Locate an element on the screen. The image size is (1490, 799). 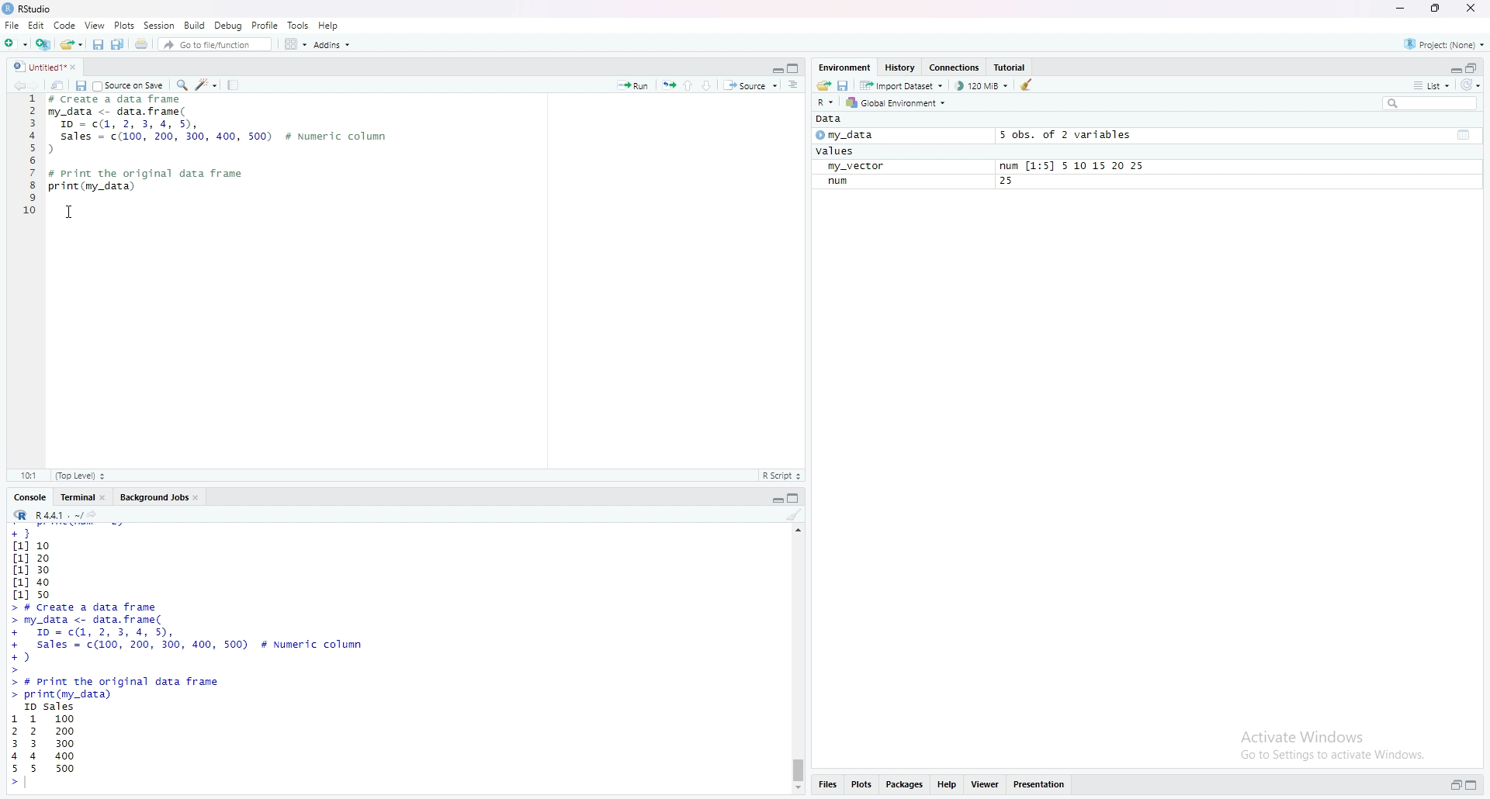
run the current line or selection is located at coordinates (632, 83).